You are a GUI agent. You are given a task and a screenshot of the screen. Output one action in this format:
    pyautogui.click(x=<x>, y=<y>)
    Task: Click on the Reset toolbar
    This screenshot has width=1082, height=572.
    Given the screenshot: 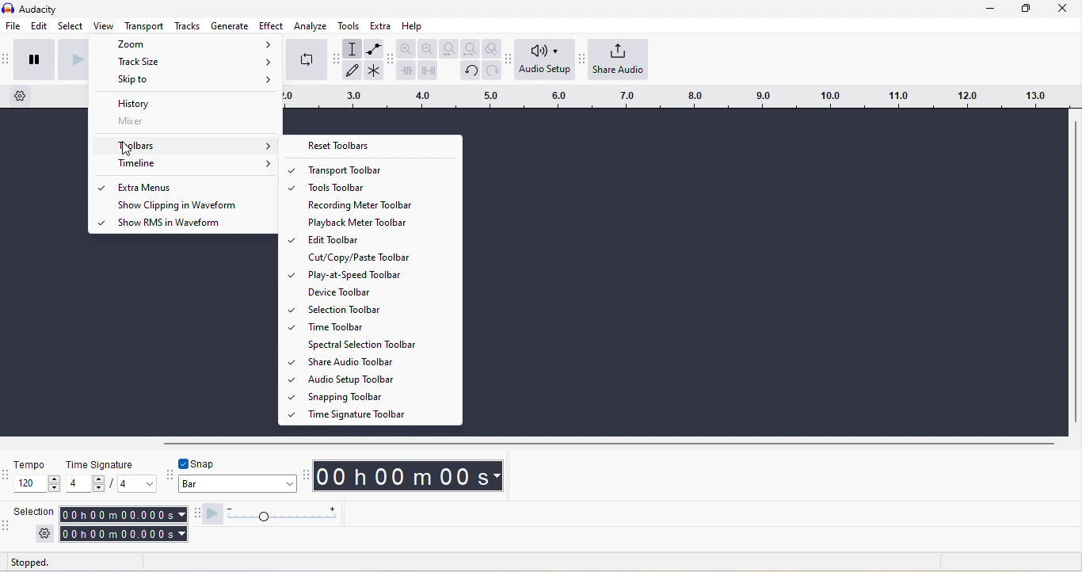 What is the action you would take?
    pyautogui.click(x=371, y=146)
    